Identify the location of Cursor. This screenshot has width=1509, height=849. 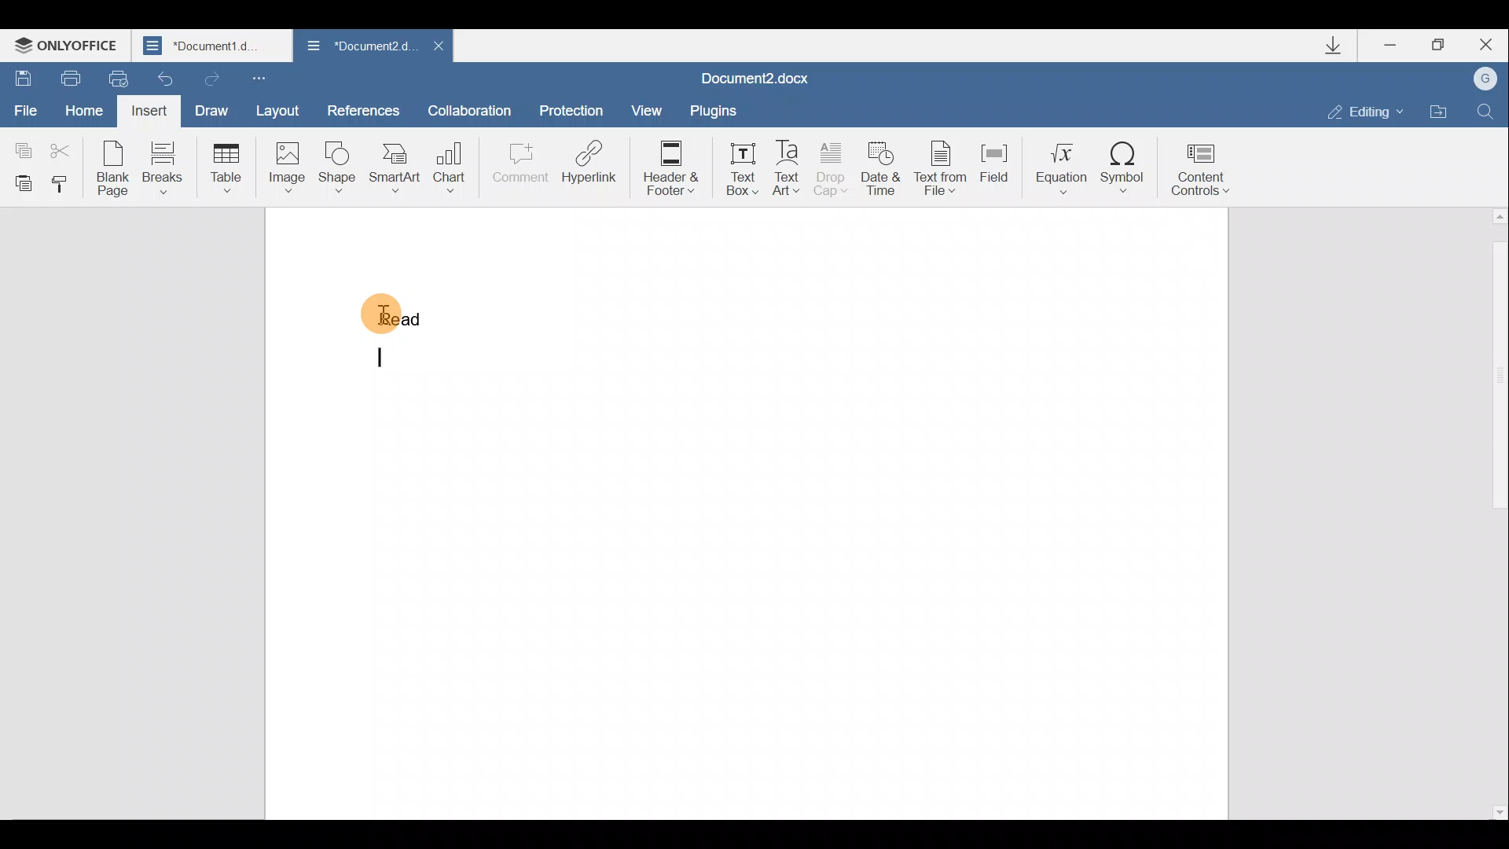
(410, 317).